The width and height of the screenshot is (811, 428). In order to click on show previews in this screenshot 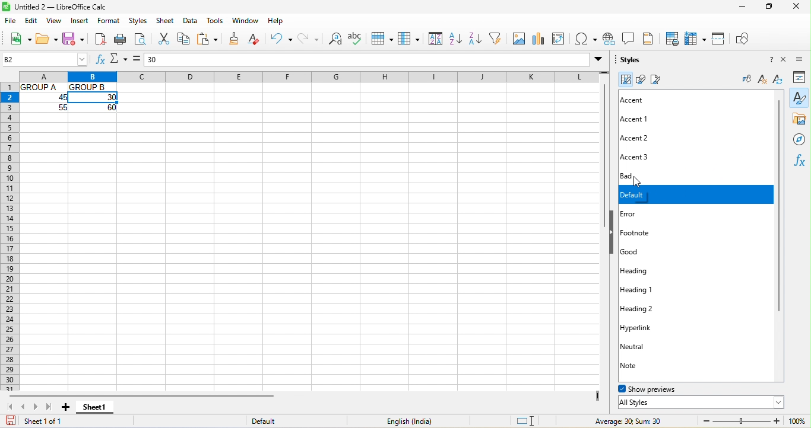, I will do `click(658, 388)`.